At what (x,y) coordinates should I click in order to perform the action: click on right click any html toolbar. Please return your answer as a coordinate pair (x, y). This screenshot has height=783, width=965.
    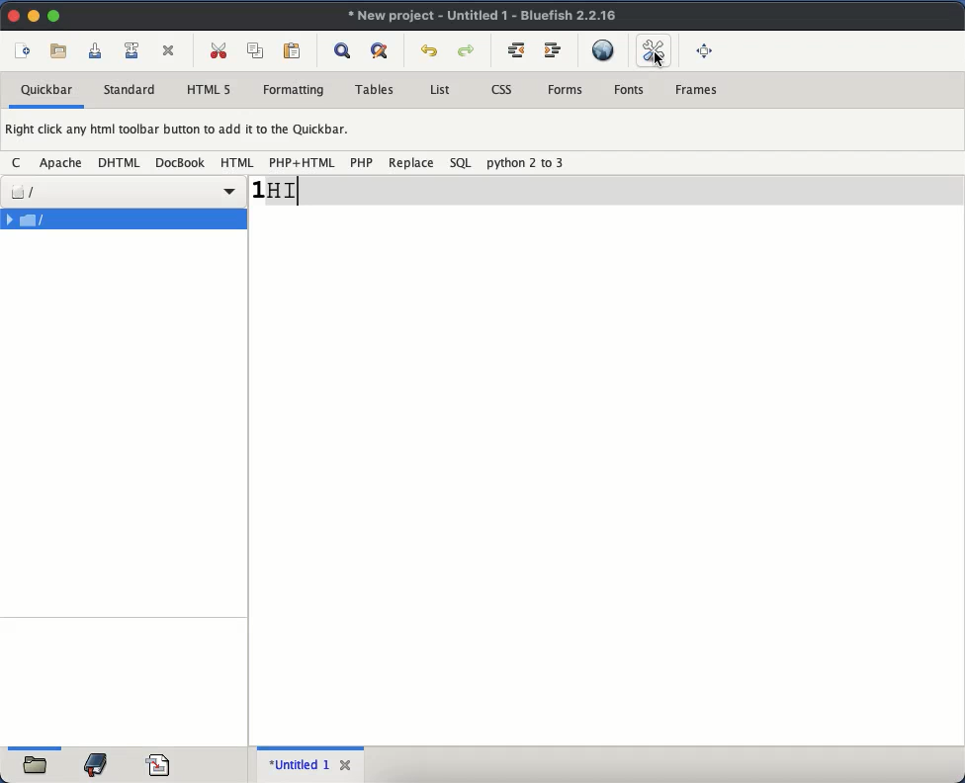
    Looking at the image, I should click on (179, 130).